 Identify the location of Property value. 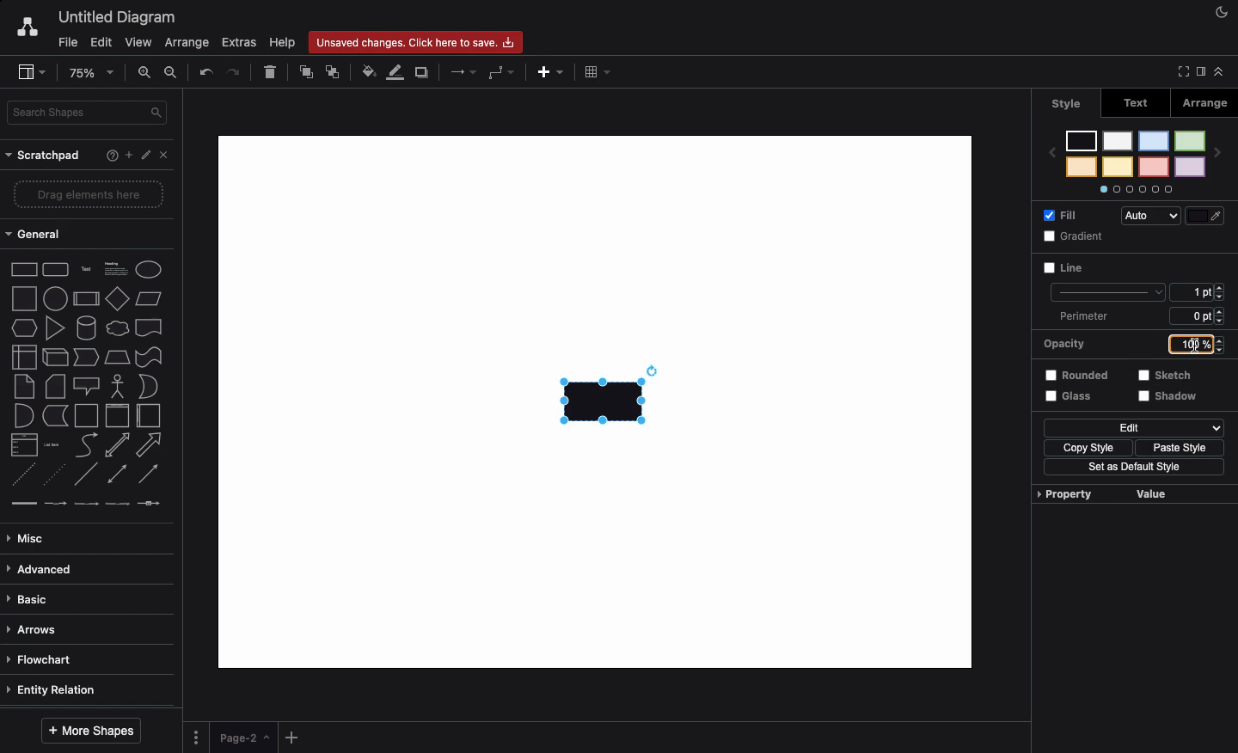
(1104, 494).